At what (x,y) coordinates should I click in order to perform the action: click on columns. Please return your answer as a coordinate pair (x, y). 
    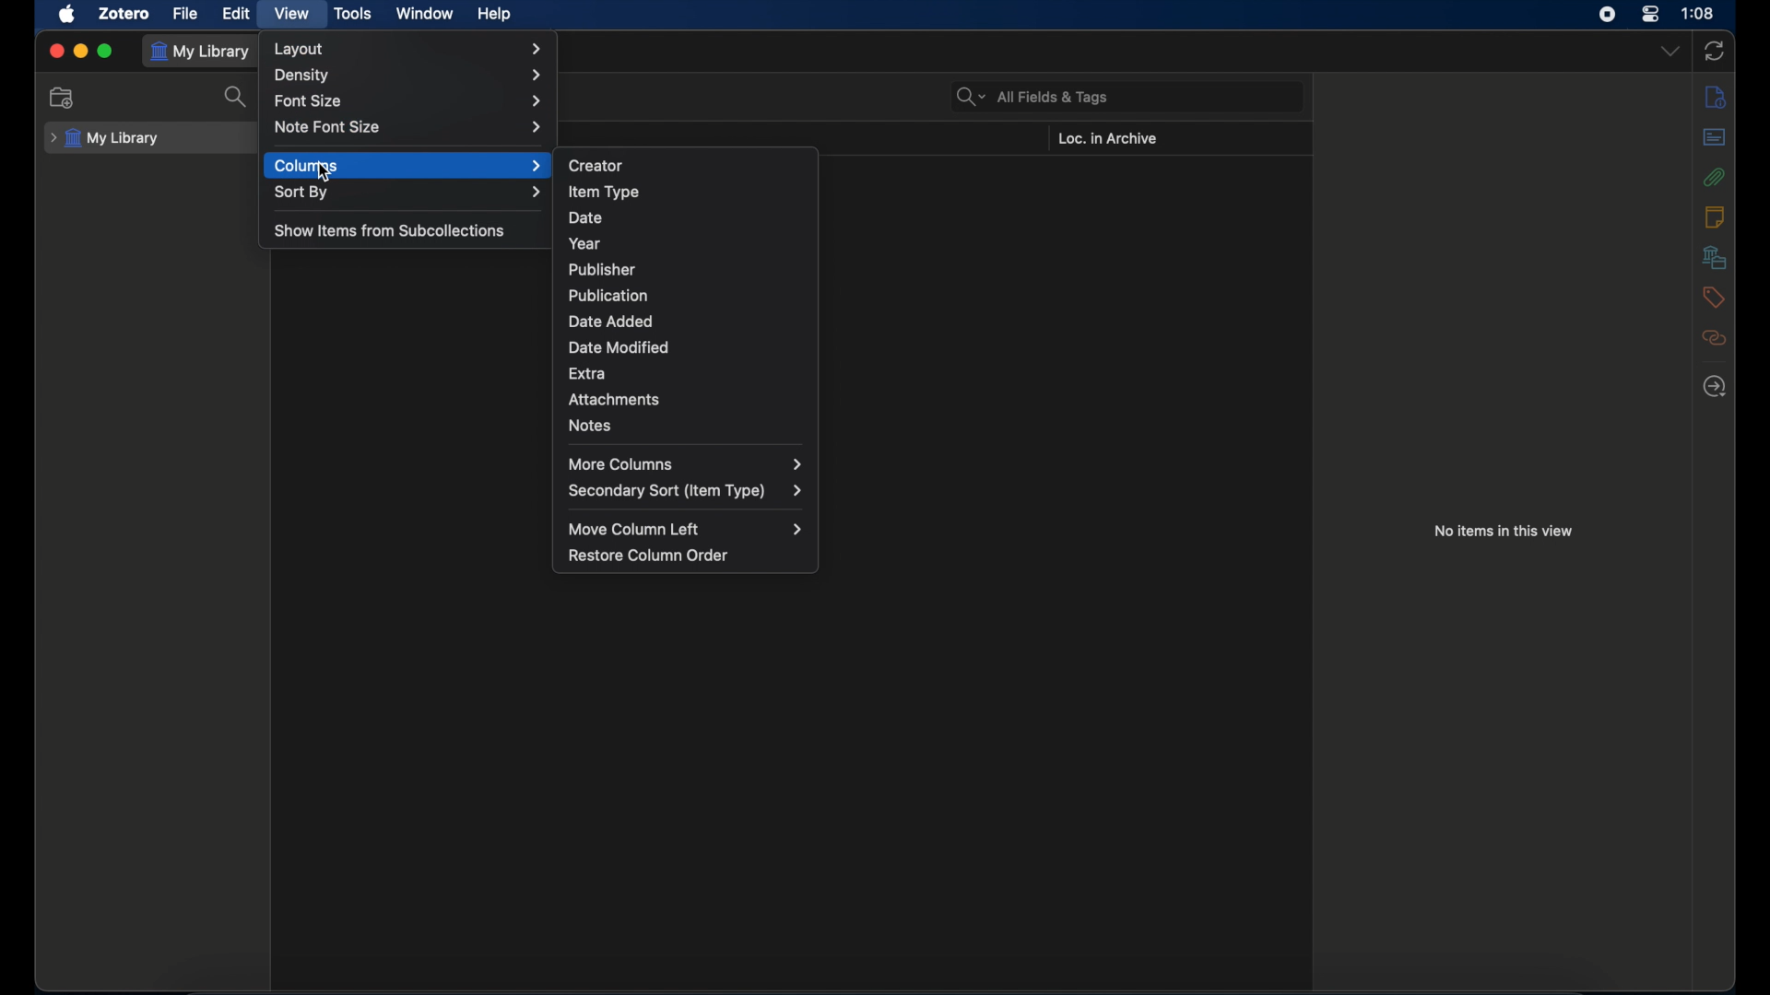
    Looking at the image, I should click on (408, 165).